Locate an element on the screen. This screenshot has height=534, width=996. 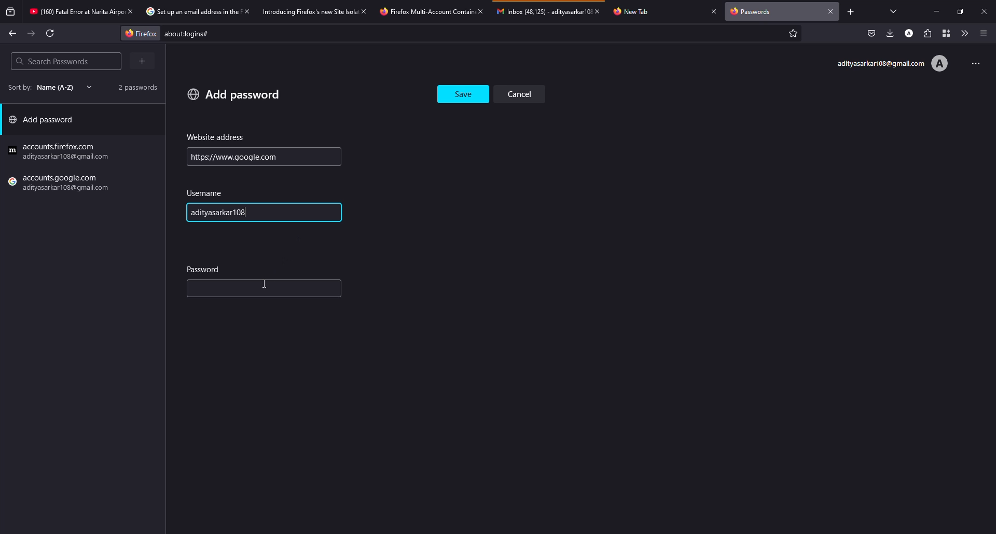
sort by name is located at coordinates (47, 87).